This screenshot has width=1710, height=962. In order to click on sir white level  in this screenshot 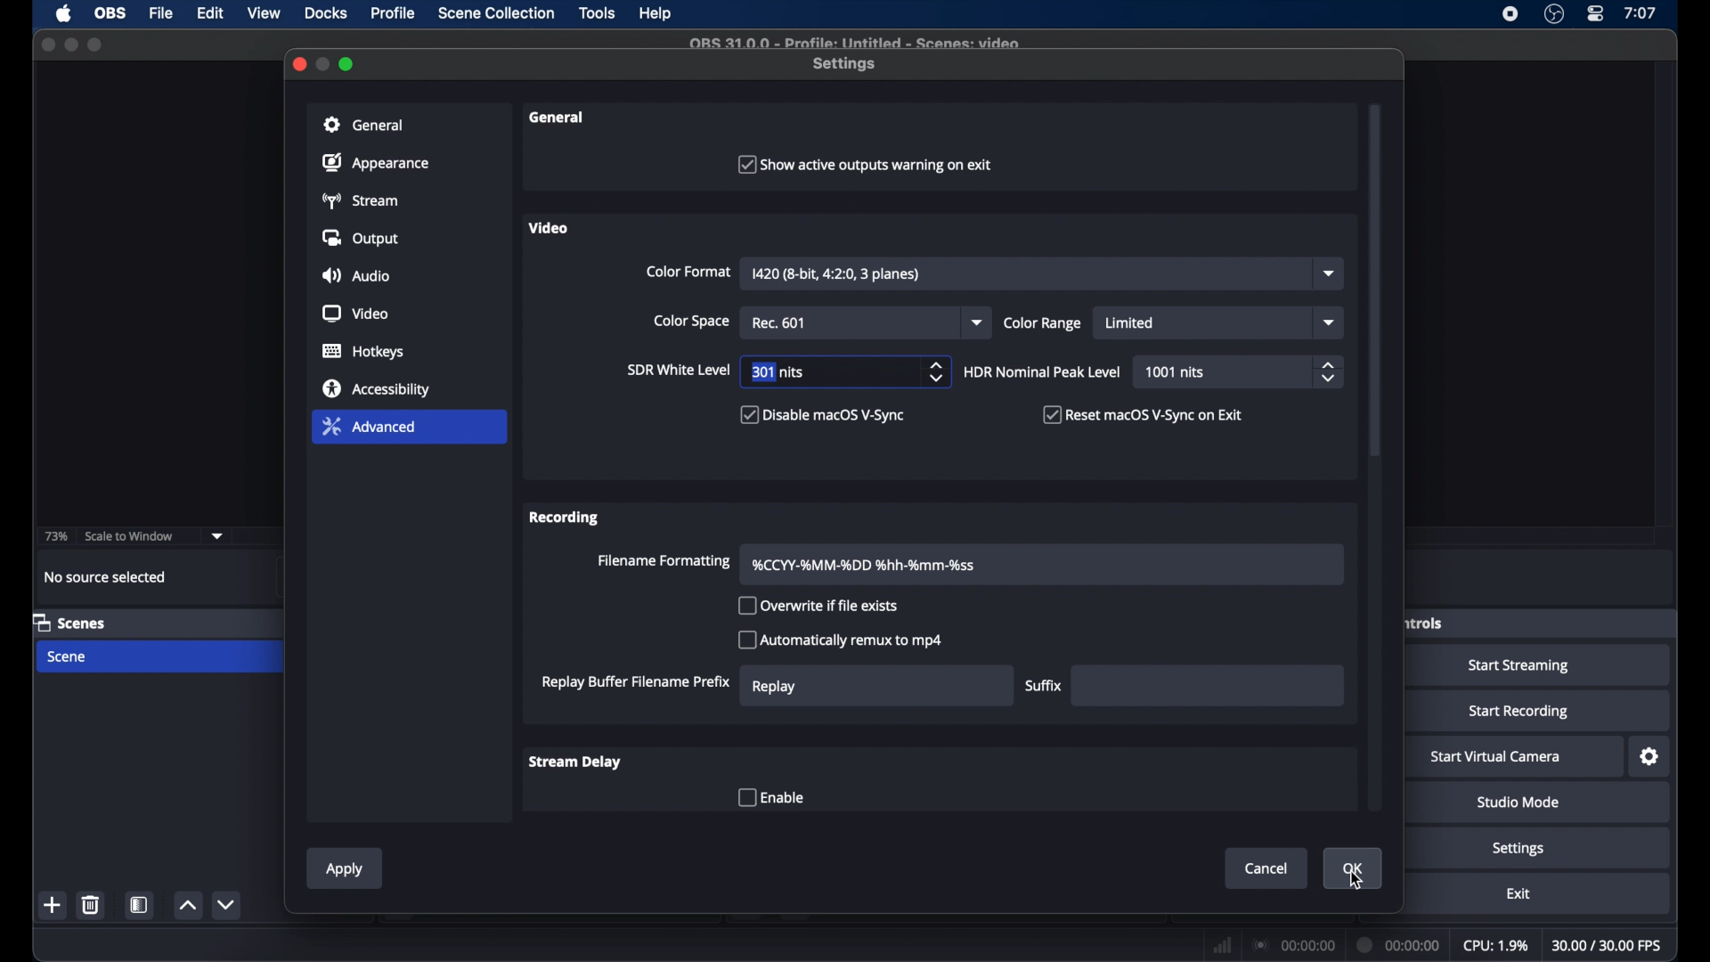, I will do `click(677, 370)`.